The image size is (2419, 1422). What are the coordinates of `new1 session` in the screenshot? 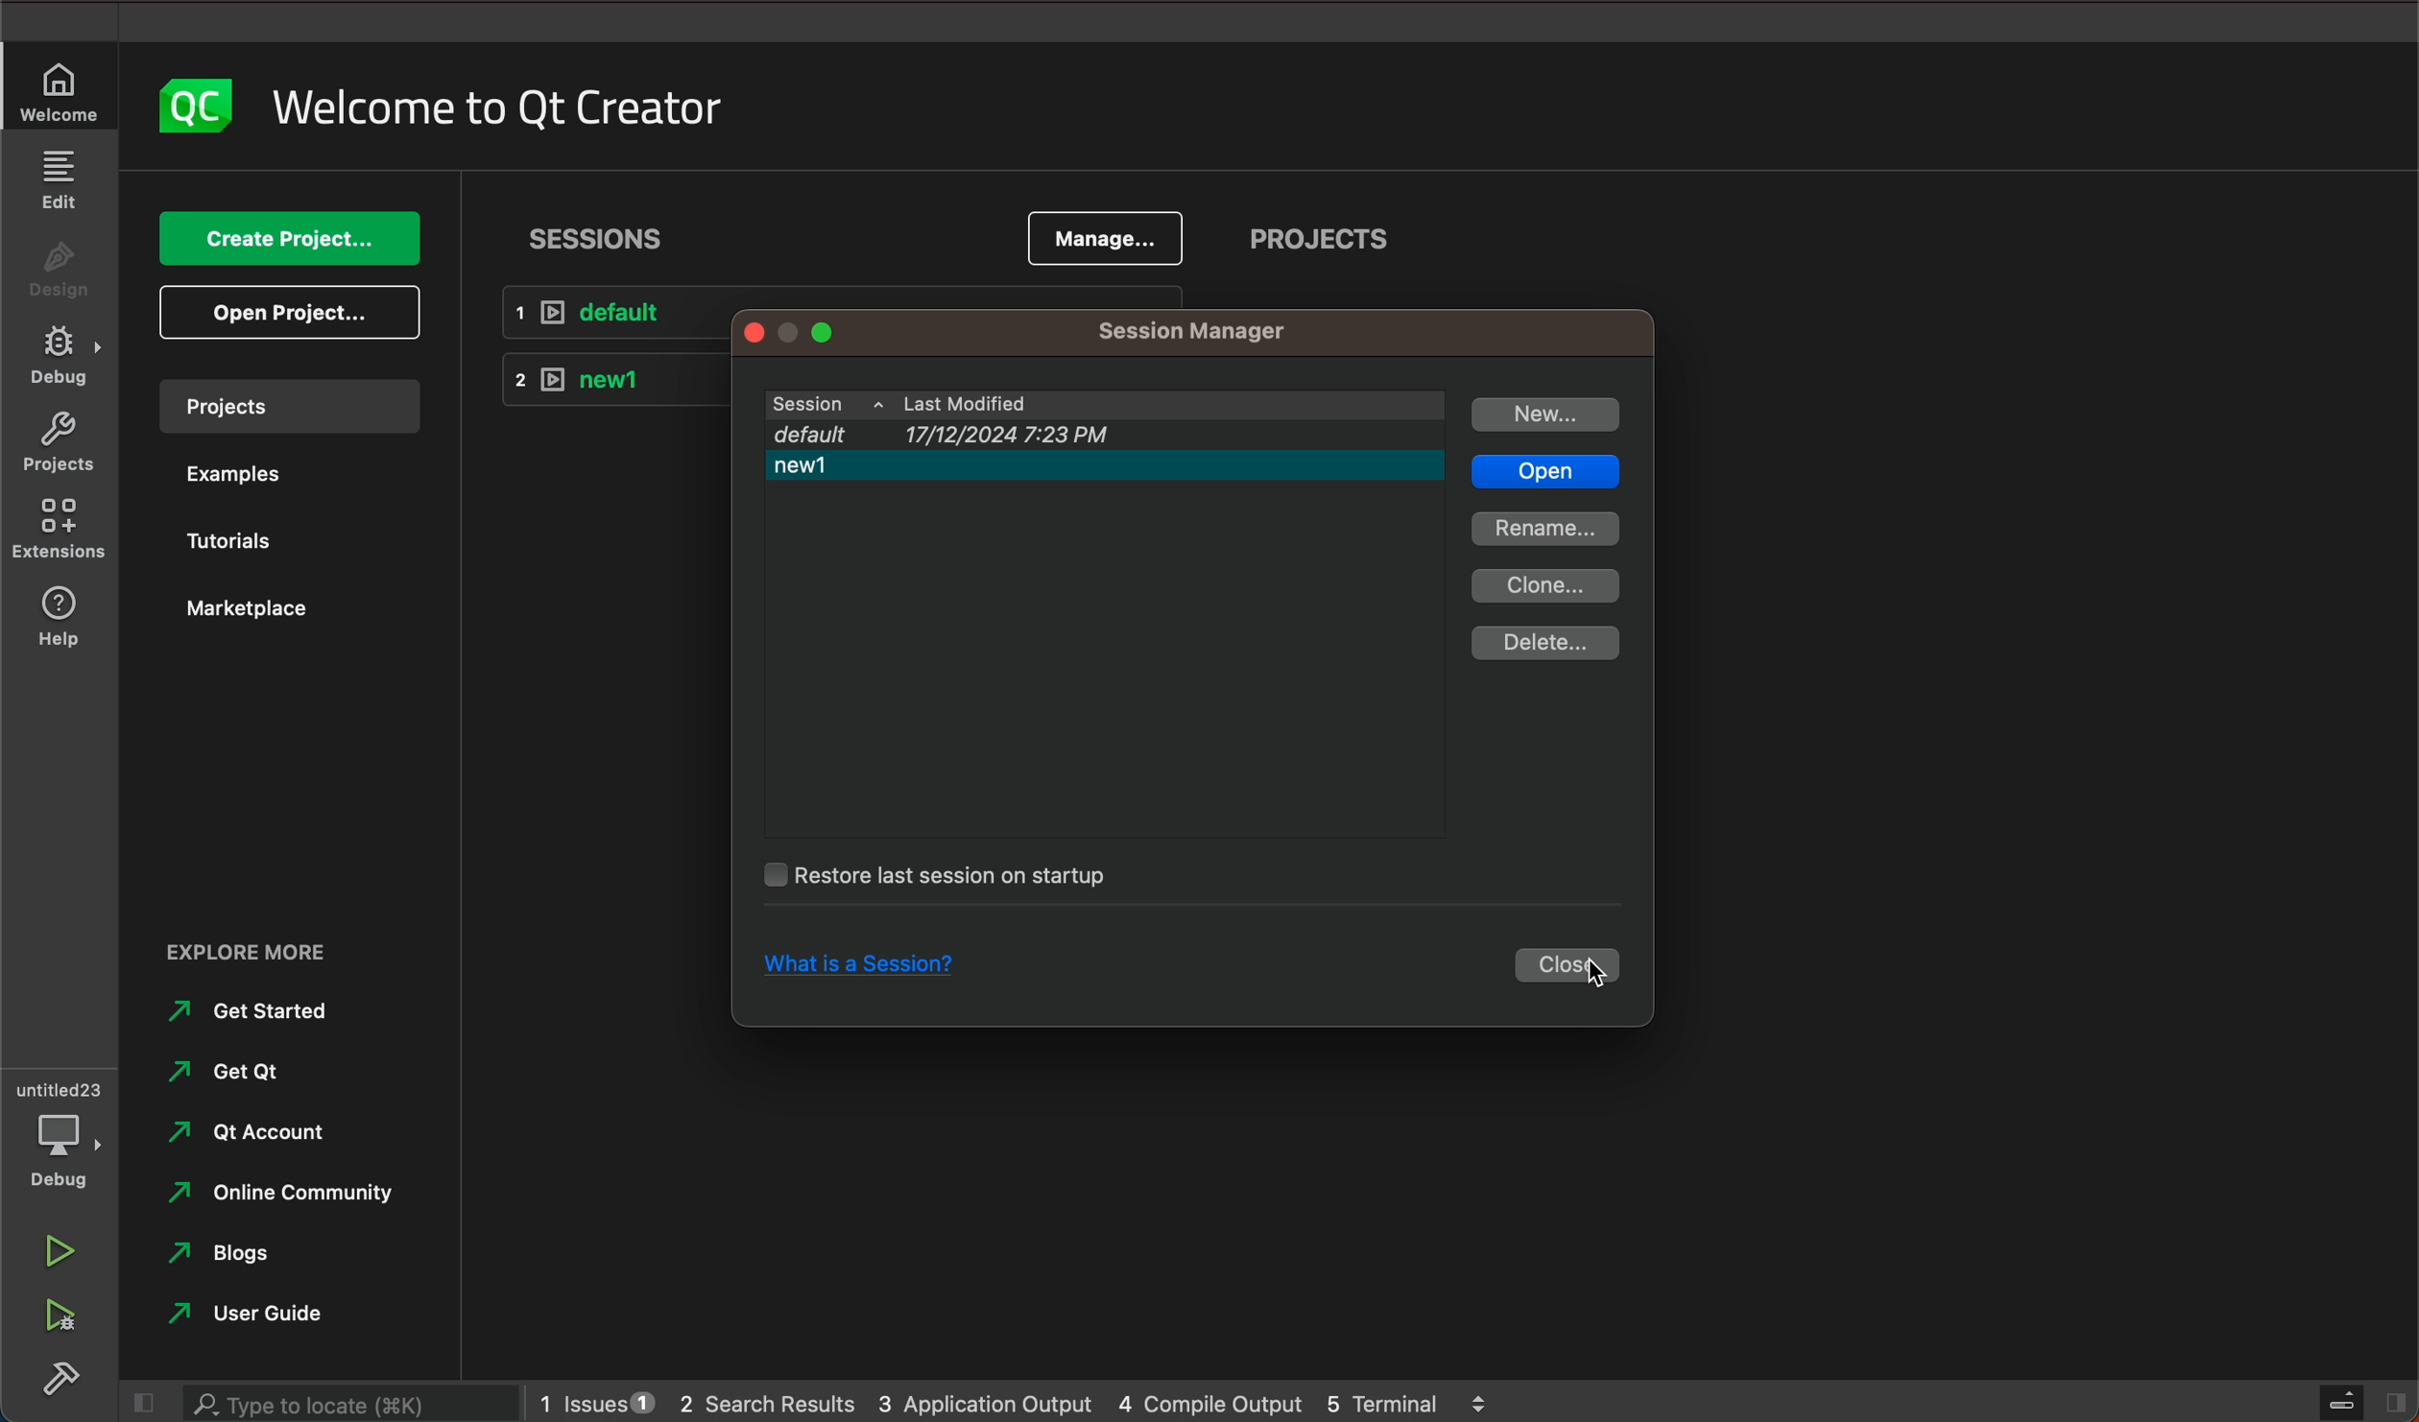 It's located at (604, 377).